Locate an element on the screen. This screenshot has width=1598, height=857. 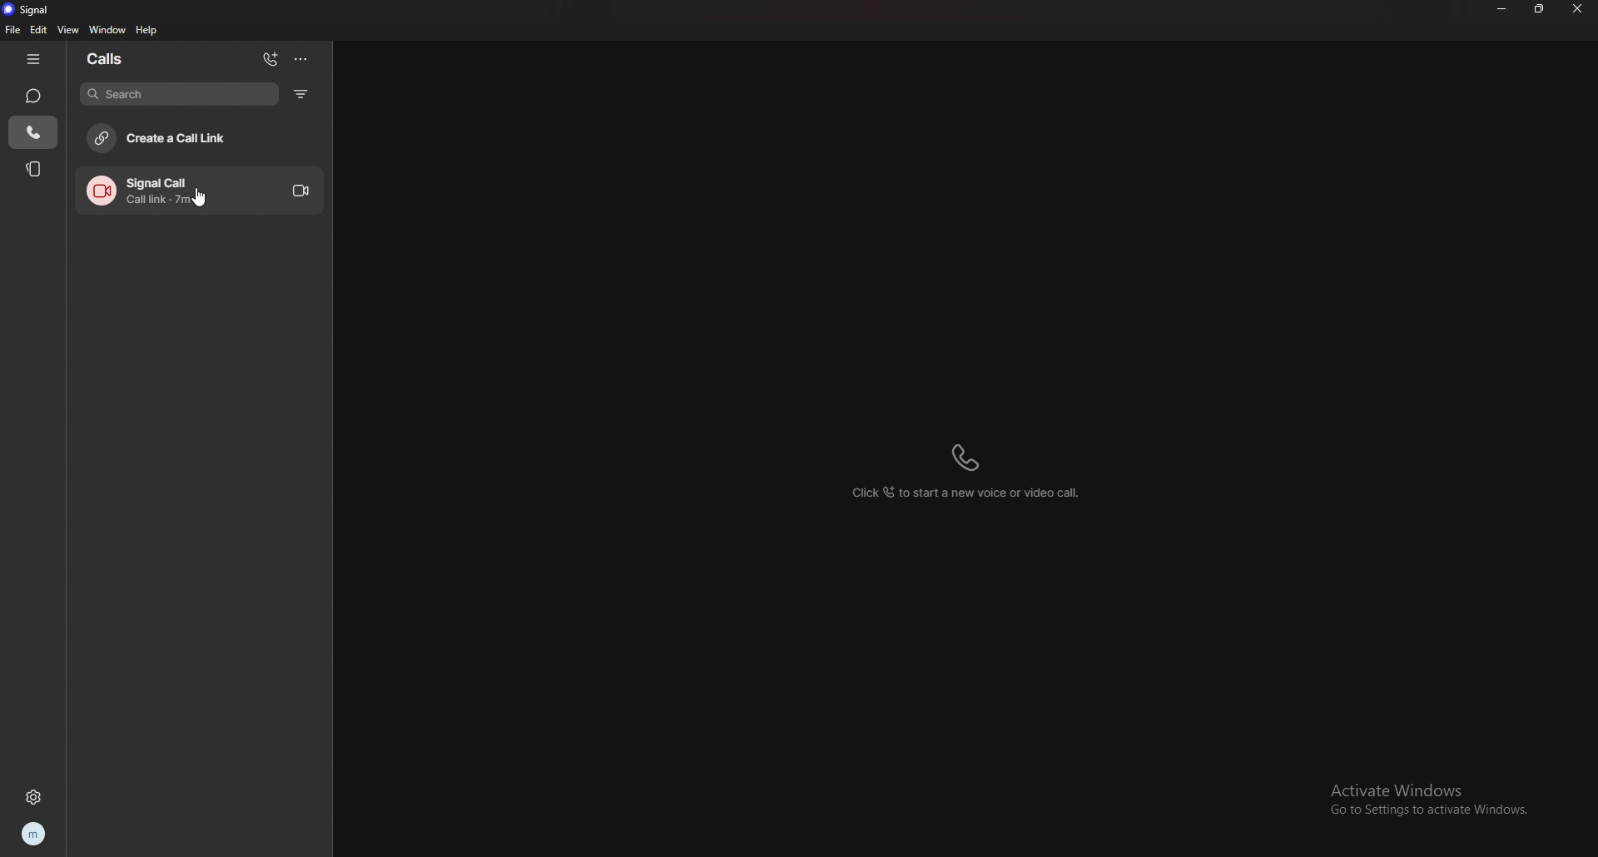
calls is located at coordinates (114, 59).